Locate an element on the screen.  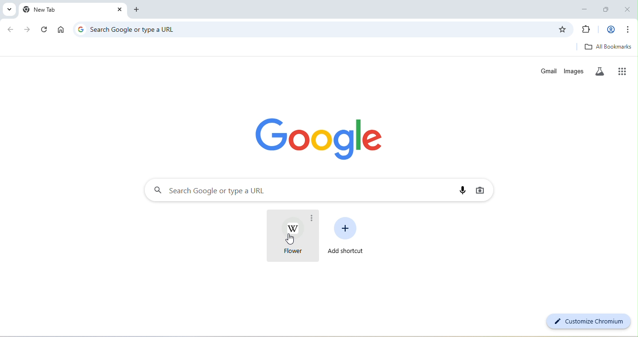
reload the page is located at coordinates (45, 30).